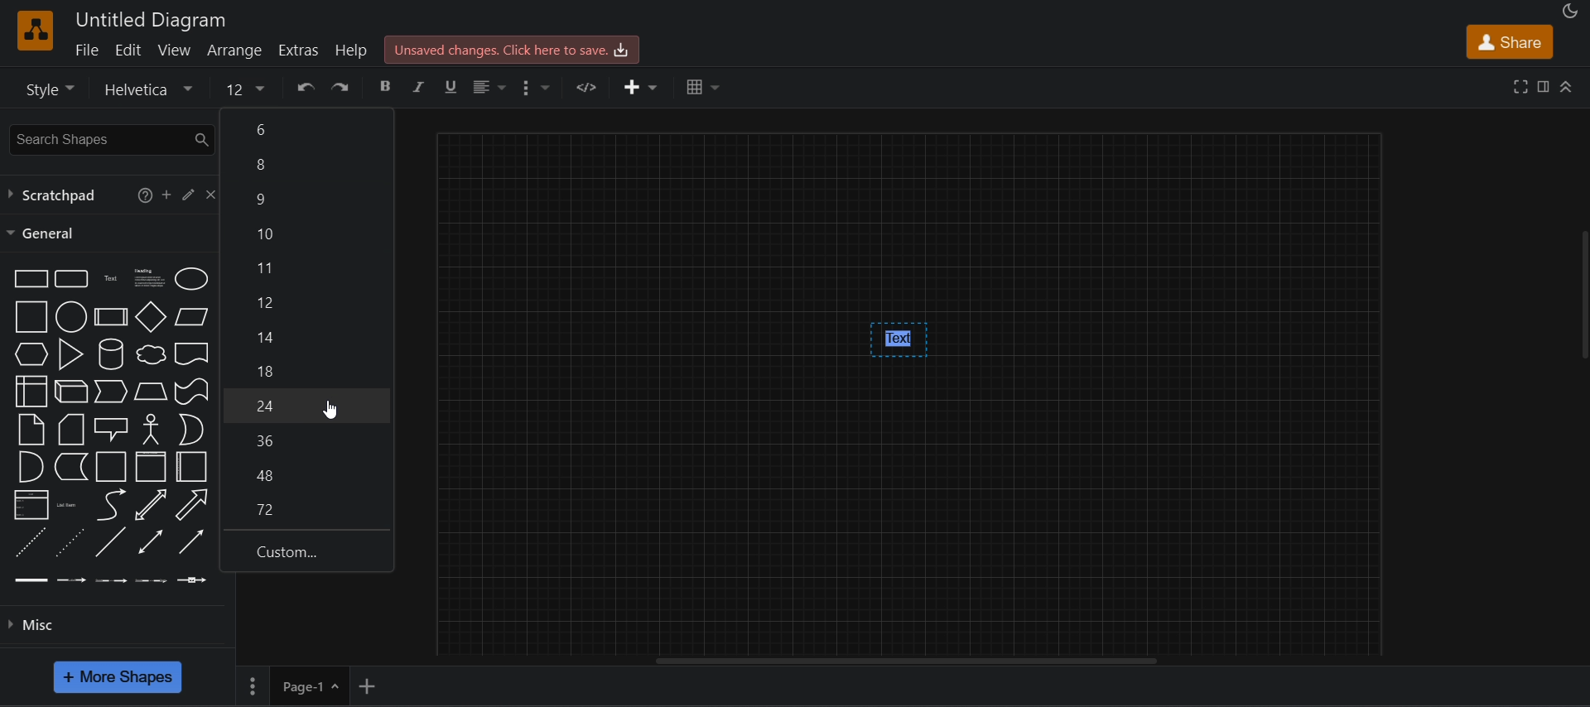  What do you see at coordinates (351, 50) in the screenshot?
I see `help` at bounding box center [351, 50].